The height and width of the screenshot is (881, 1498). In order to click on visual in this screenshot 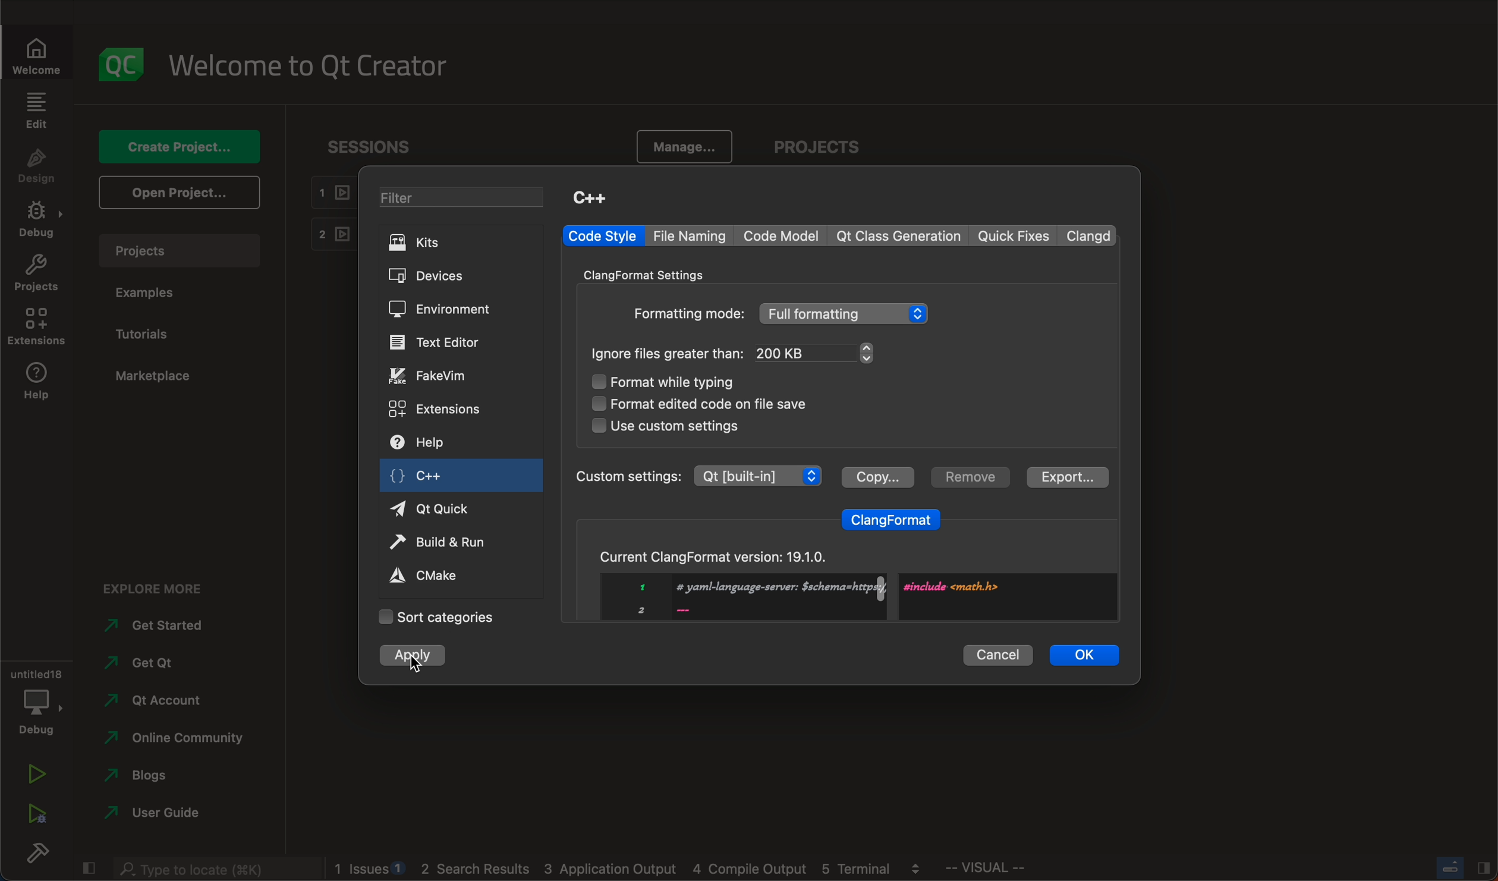, I will do `click(1016, 870)`.